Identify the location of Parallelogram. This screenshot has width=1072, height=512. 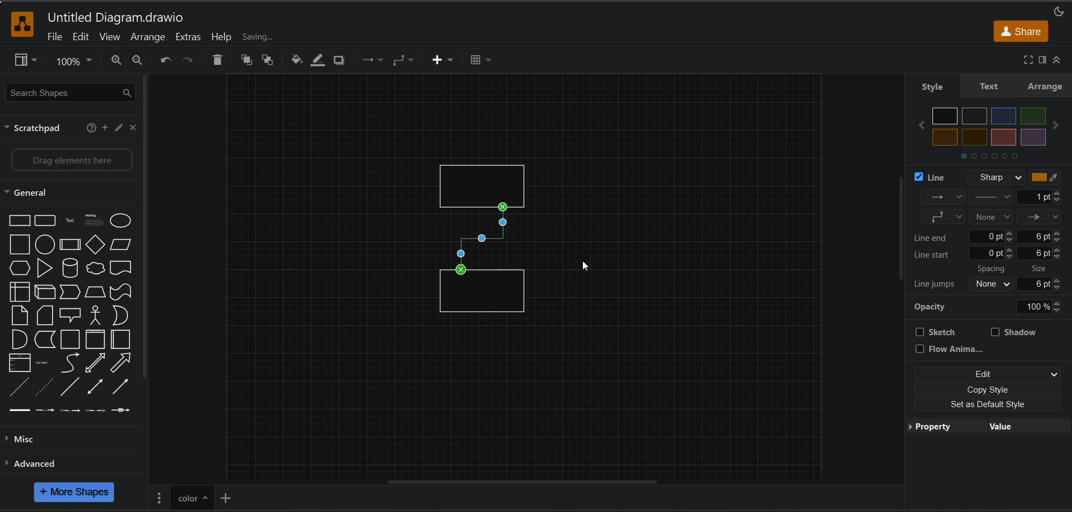
(123, 245).